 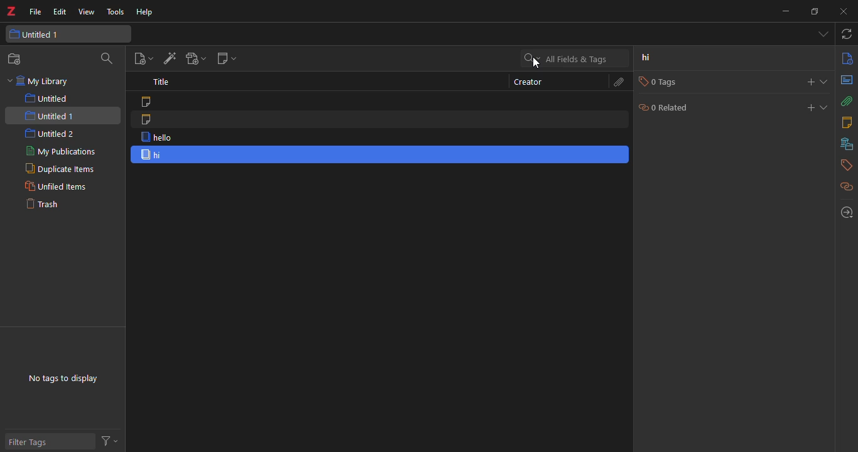 I want to click on untitled 1, so click(x=40, y=35).